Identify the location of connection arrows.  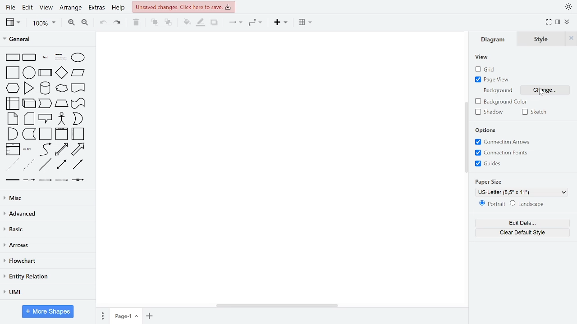
(504, 142).